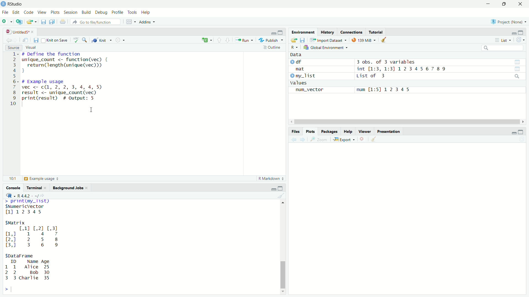 The height and width of the screenshot is (297, 529). What do you see at coordinates (42, 13) in the screenshot?
I see `View` at bounding box center [42, 13].